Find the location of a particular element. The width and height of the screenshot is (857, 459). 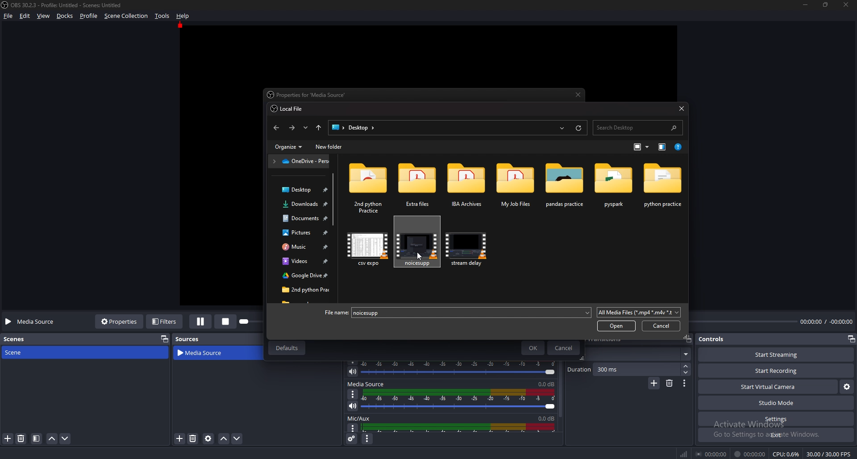

recent is located at coordinates (562, 128).